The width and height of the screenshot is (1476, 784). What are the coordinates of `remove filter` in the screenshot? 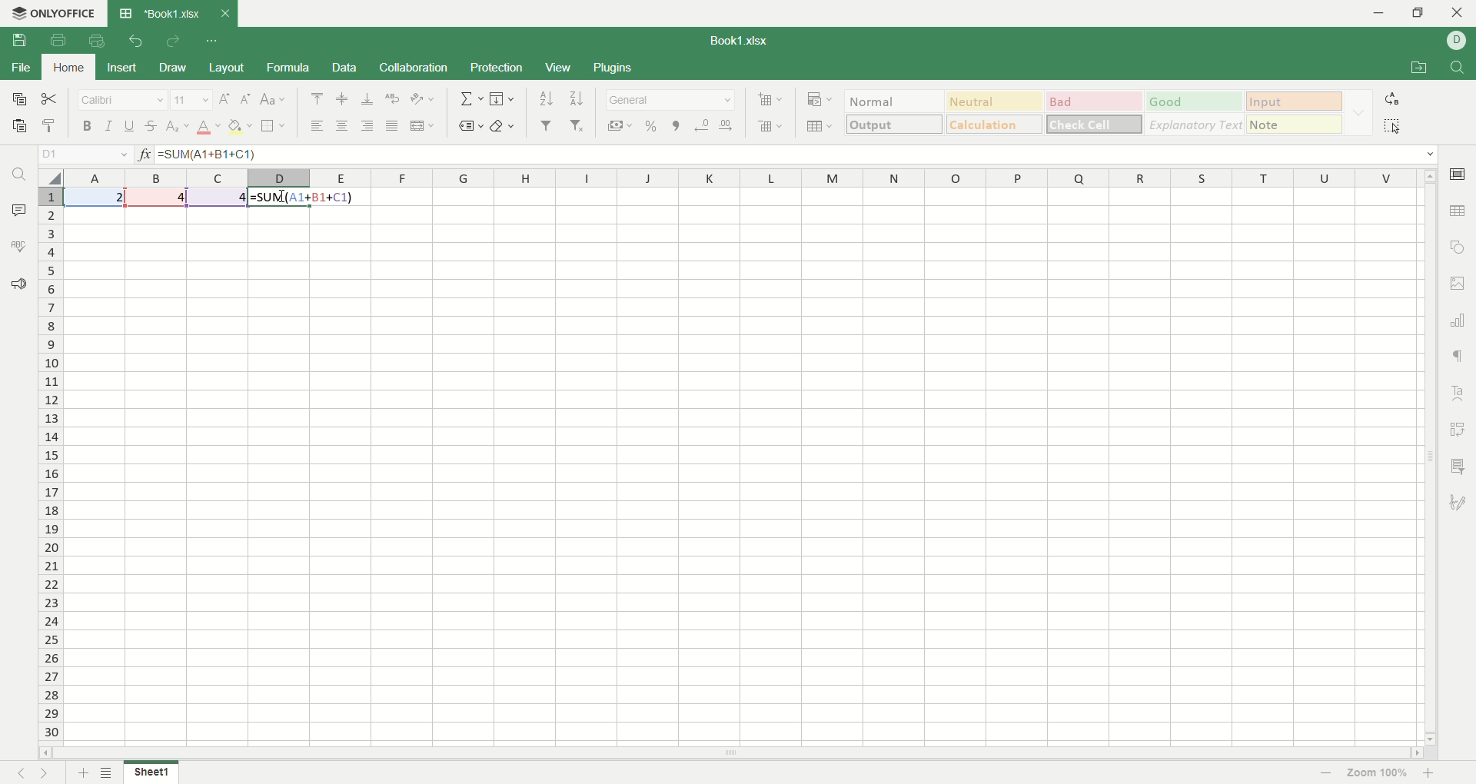 It's located at (577, 124).